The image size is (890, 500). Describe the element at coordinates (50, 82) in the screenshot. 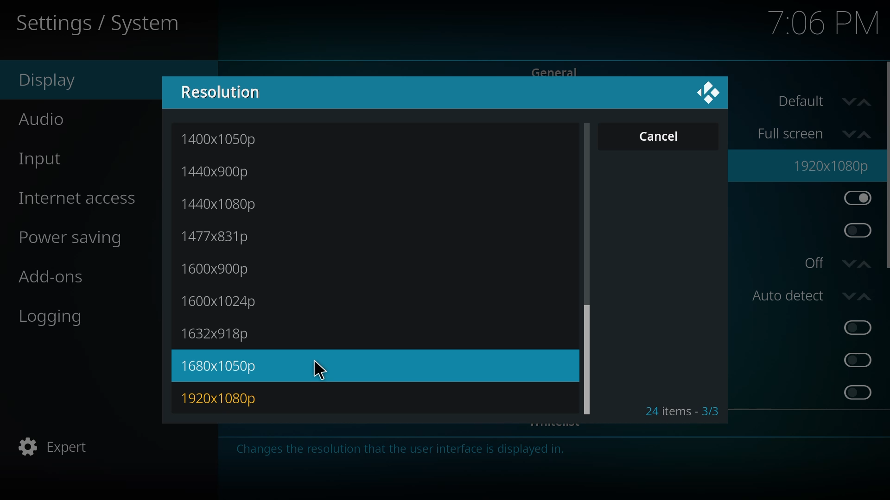

I see `display` at that location.